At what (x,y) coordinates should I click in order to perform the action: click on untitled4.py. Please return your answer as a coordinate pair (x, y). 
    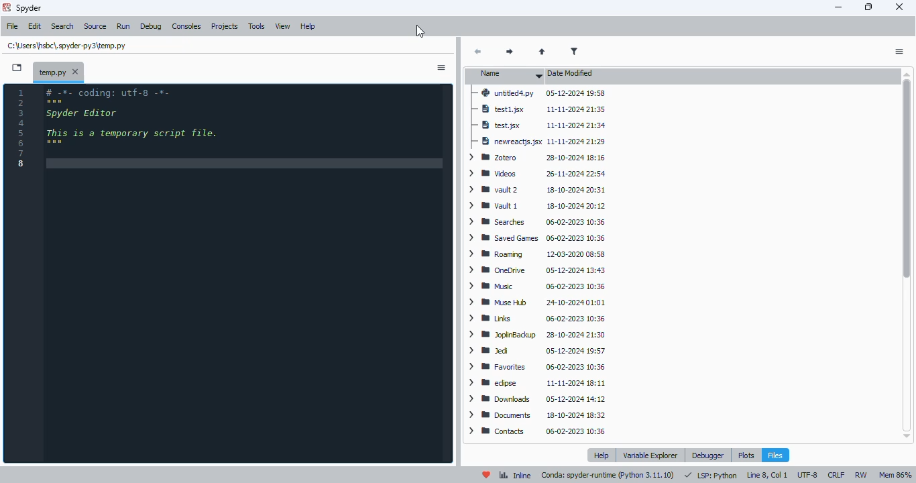
    Looking at the image, I should click on (536, 94).